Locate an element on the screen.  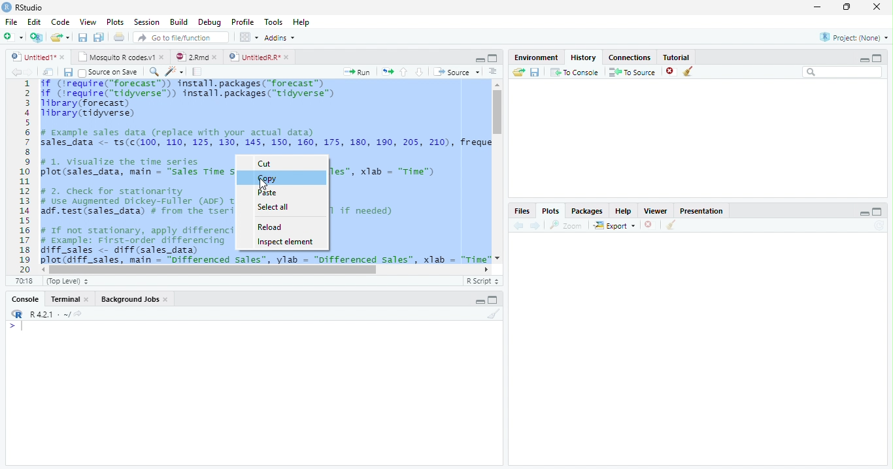
Terminal is located at coordinates (69, 299).